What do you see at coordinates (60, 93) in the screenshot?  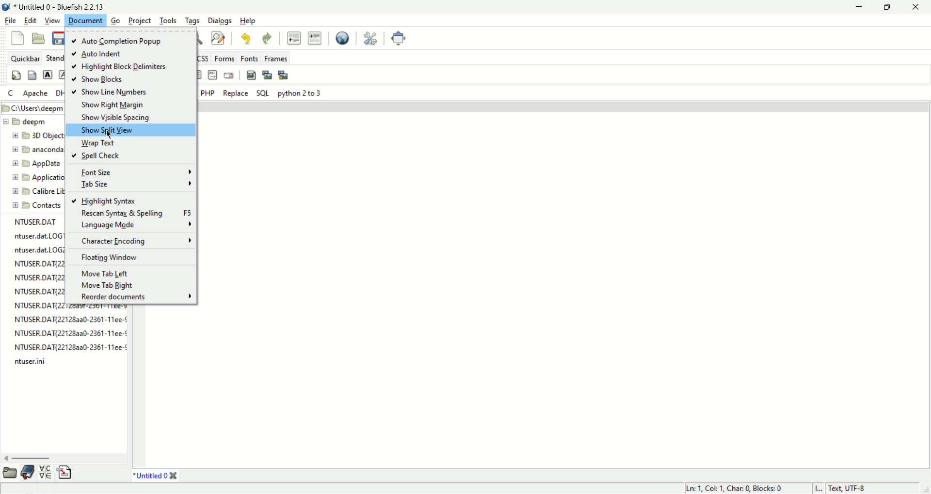 I see `DHTML` at bounding box center [60, 93].